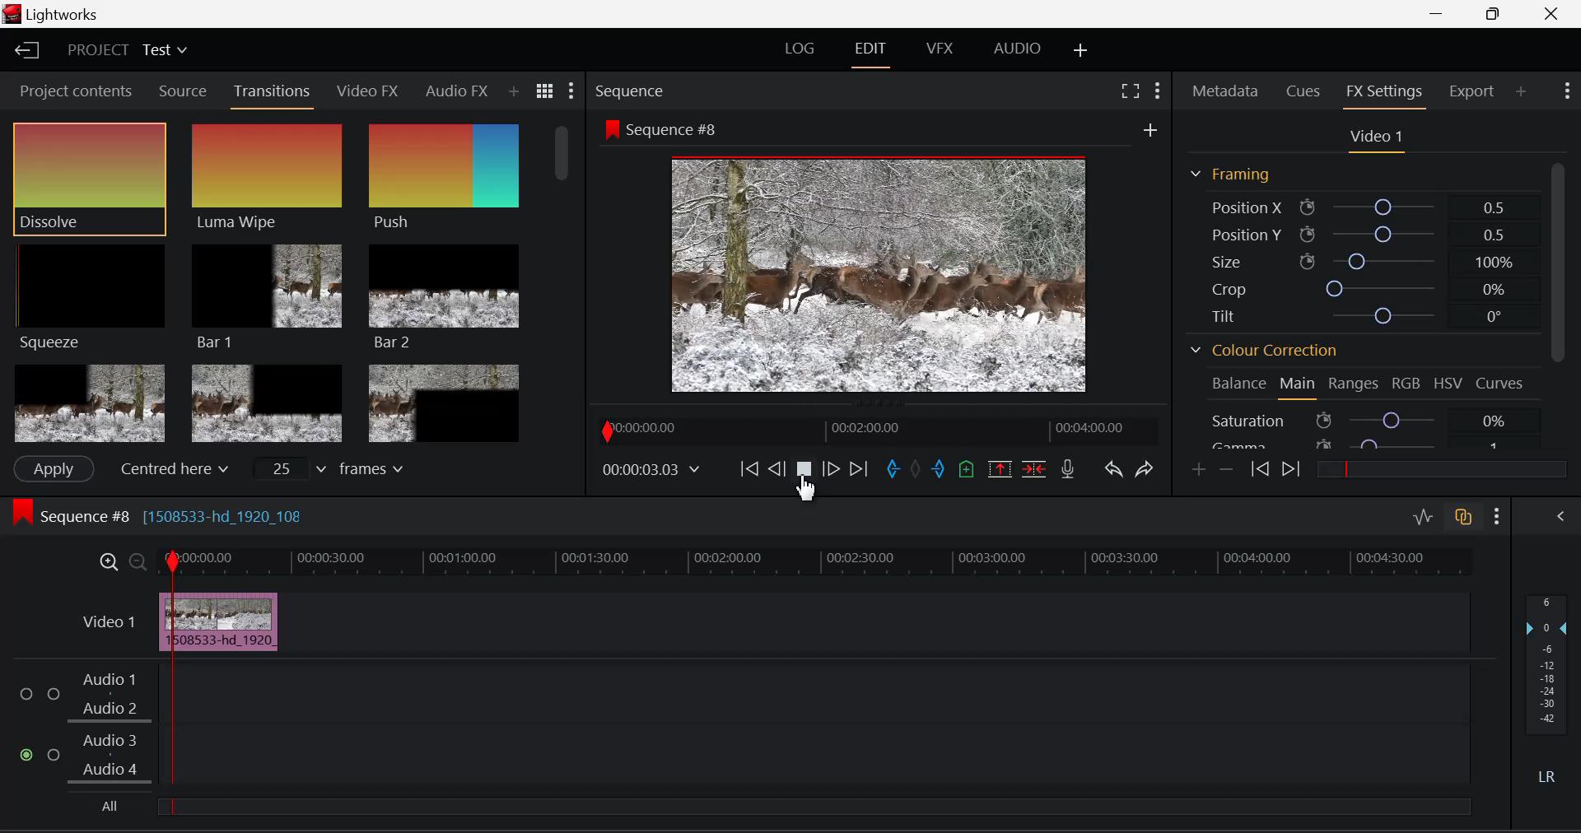  What do you see at coordinates (1363, 444) in the screenshot?
I see `Gamma` at bounding box center [1363, 444].